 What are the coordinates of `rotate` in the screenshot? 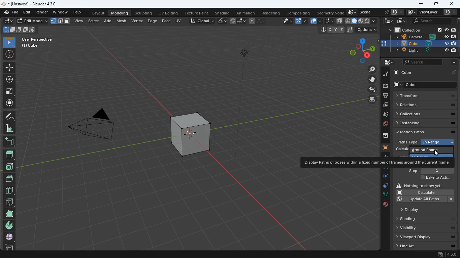 It's located at (9, 79).